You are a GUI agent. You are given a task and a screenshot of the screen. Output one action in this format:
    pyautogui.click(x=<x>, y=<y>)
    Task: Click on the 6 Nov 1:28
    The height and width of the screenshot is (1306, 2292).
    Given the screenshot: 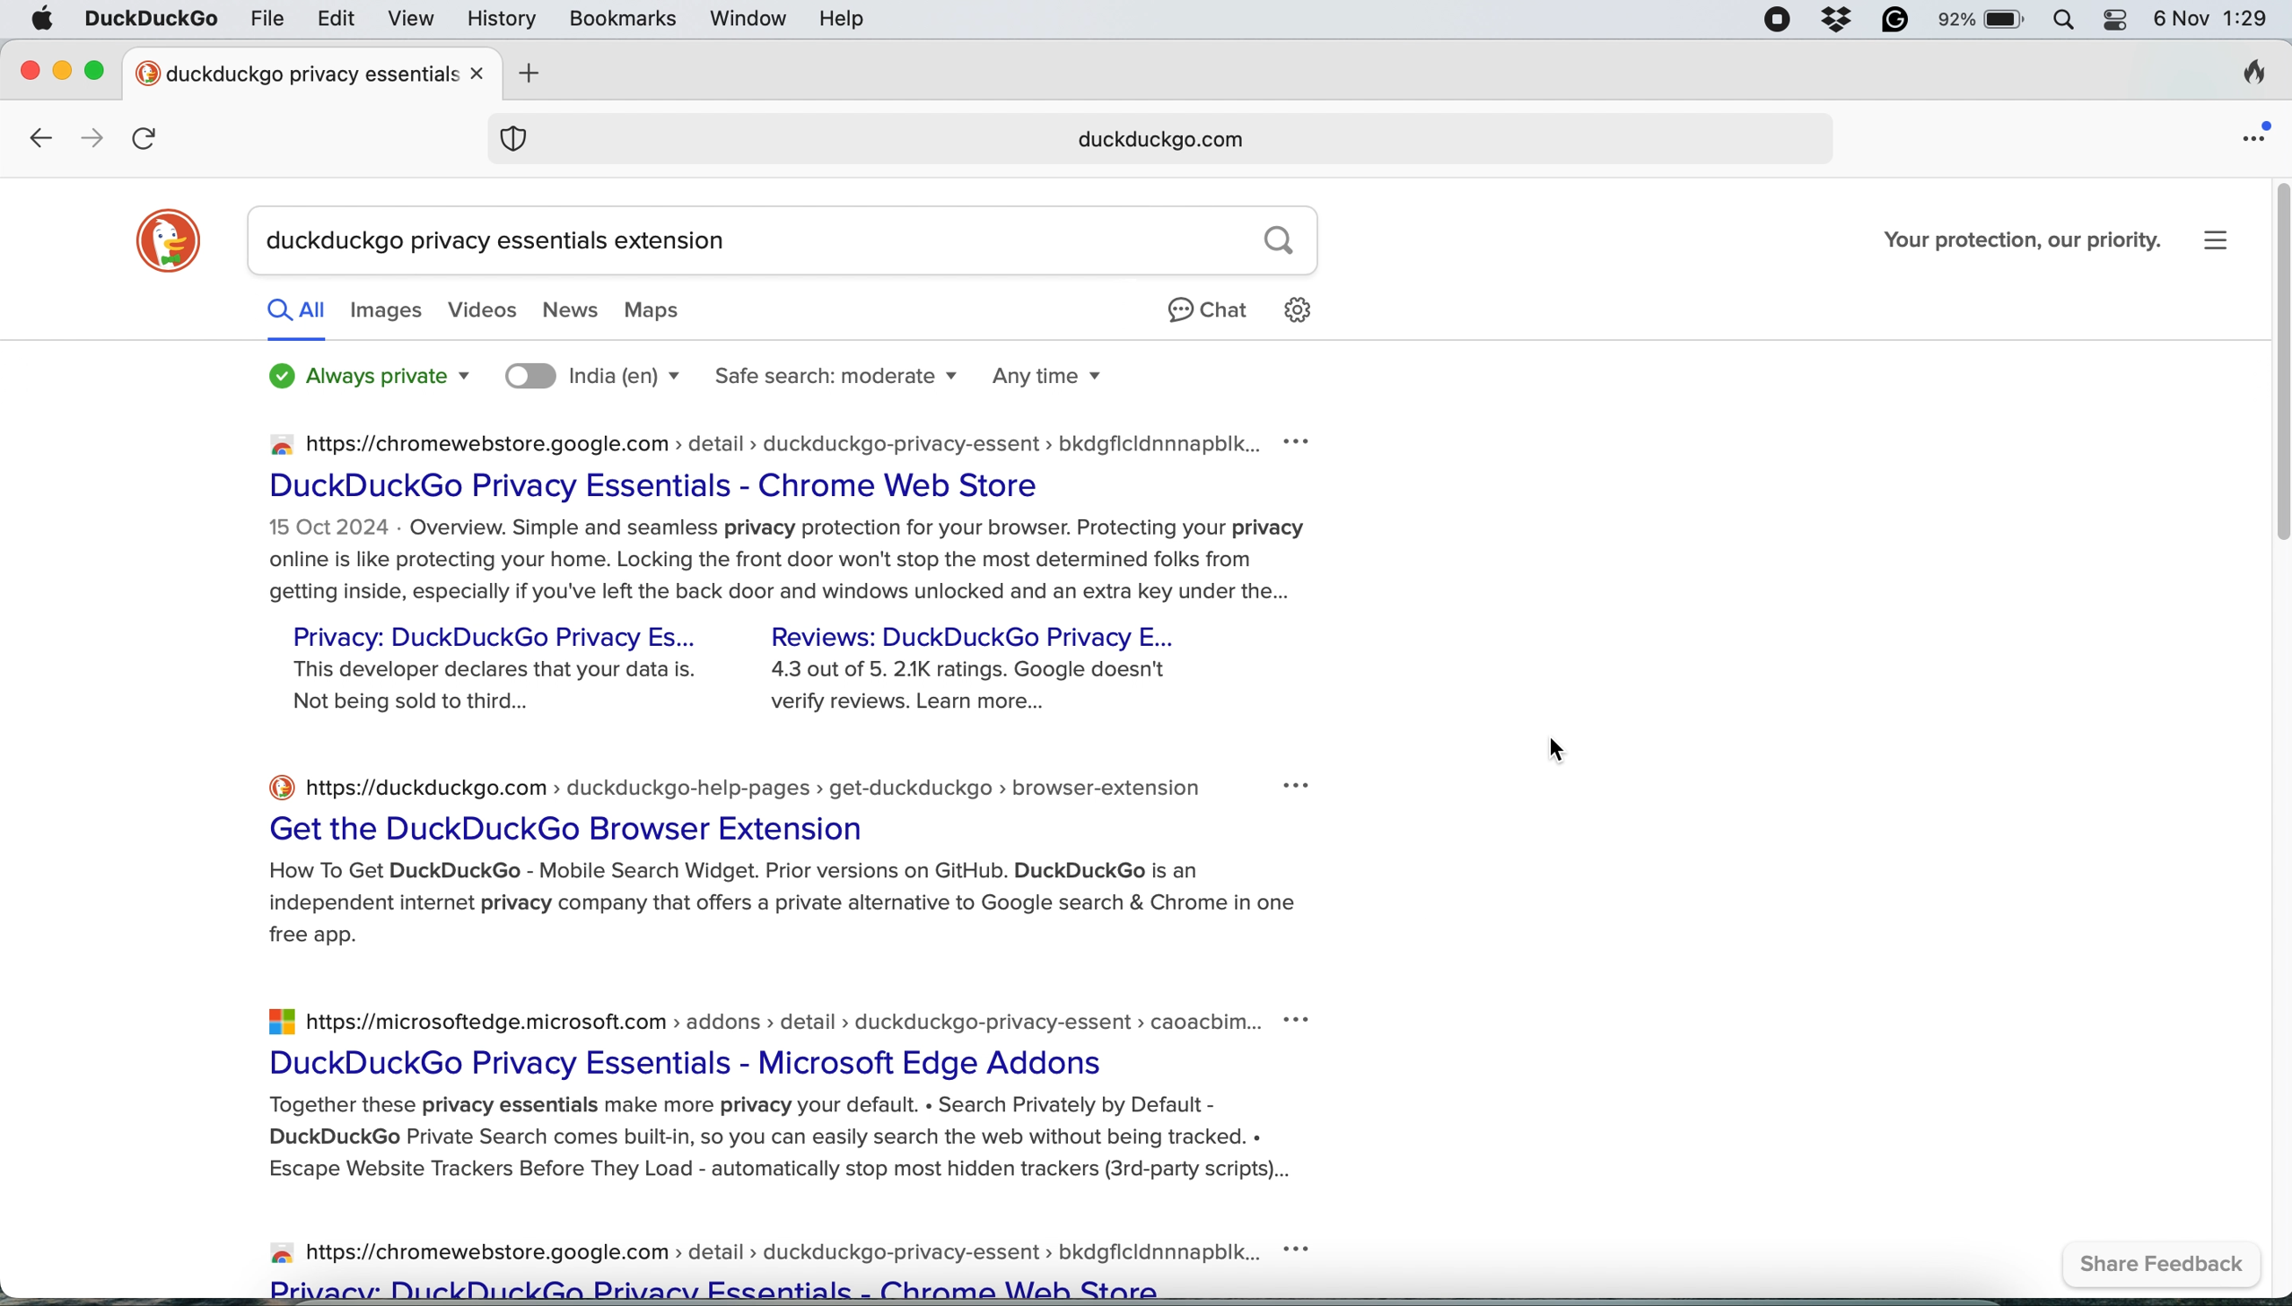 What is the action you would take?
    pyautogui.click(x=2212, y=18)
    